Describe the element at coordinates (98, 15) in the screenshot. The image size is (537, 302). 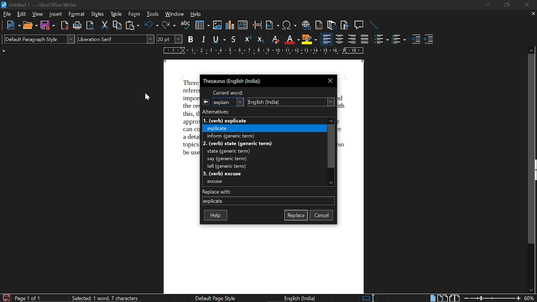
I see `styles` at that location.